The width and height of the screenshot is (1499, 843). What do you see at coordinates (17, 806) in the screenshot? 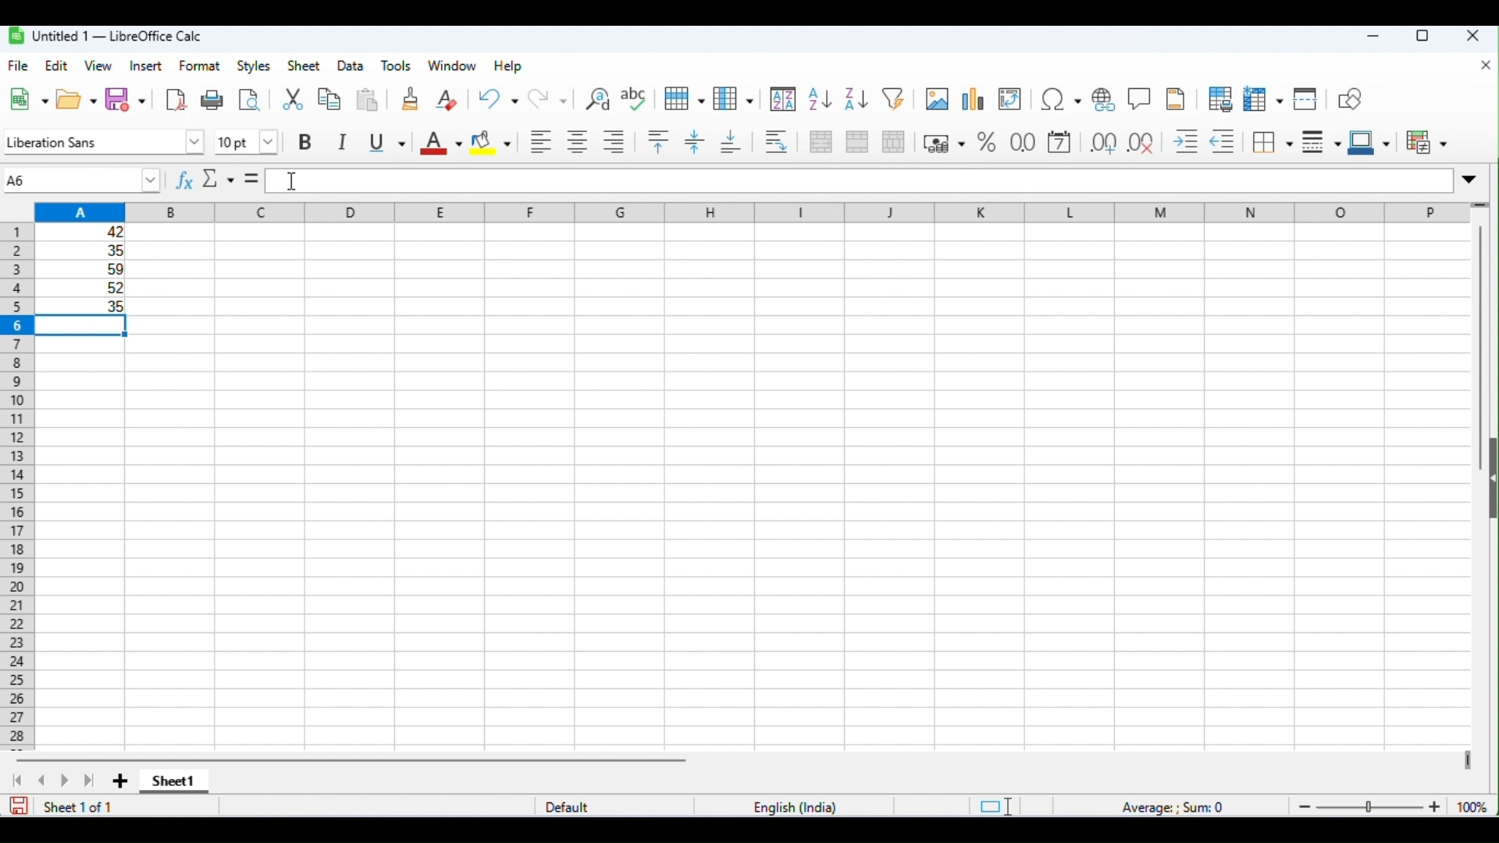
I see `save` at bounding box center [17, 806].